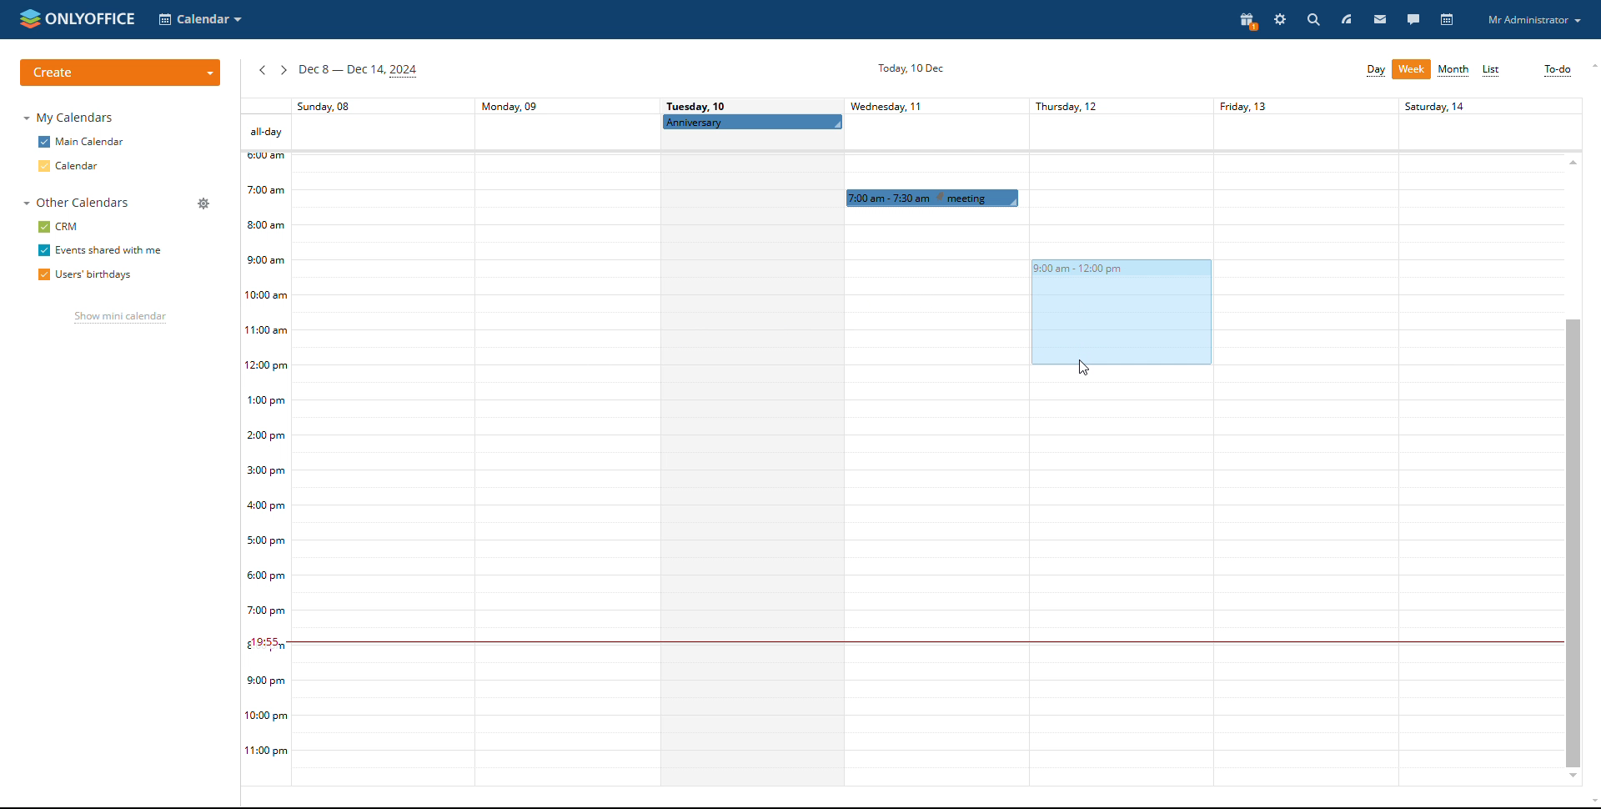  Describe the element at coordinates (43, 142) in the screenshot. I see `checkbox` at that location.